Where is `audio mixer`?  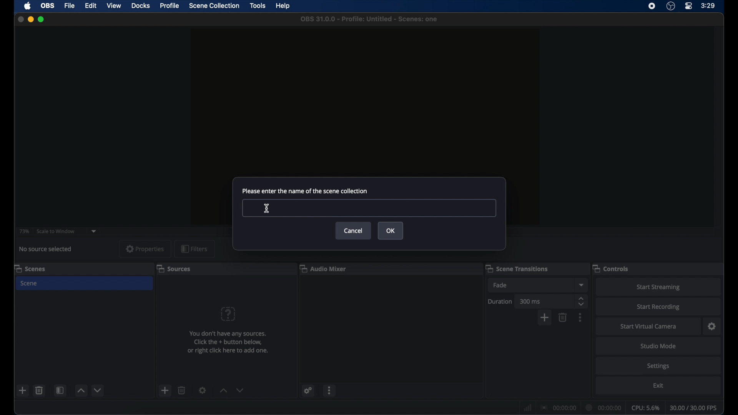 audio mixer is located at coordinates (323, 268).